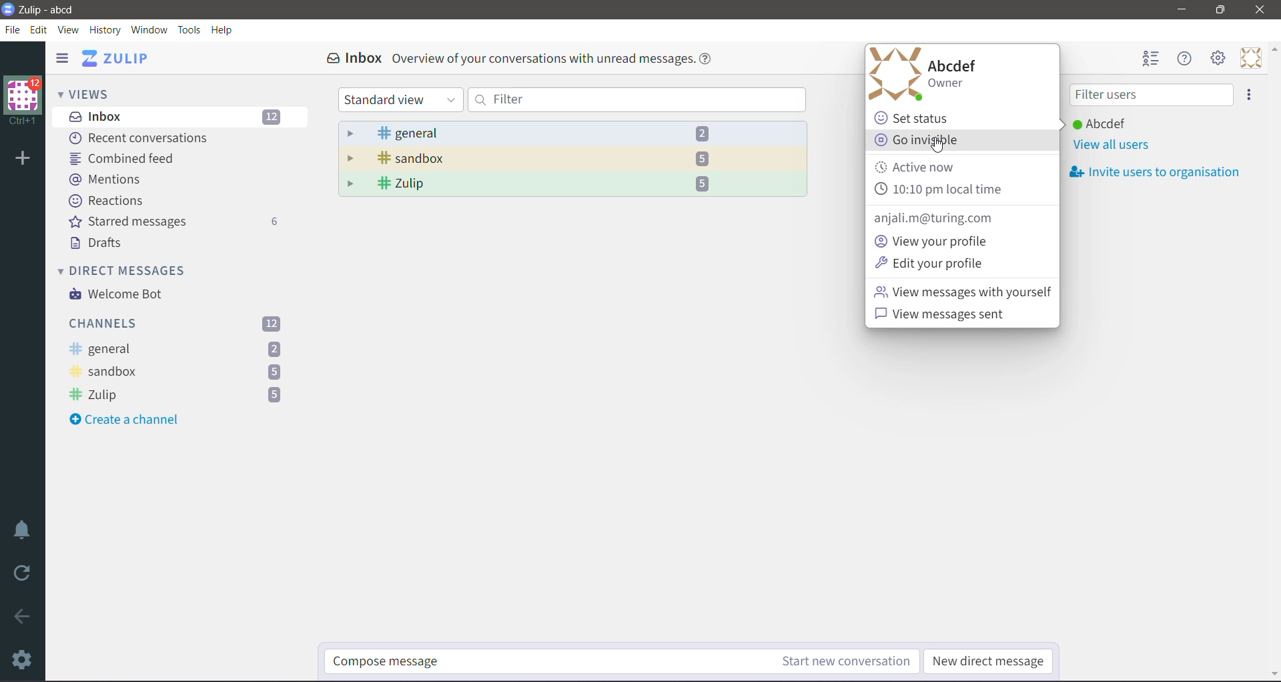  I want to click on Abcdef Owner, so click(963, 73).